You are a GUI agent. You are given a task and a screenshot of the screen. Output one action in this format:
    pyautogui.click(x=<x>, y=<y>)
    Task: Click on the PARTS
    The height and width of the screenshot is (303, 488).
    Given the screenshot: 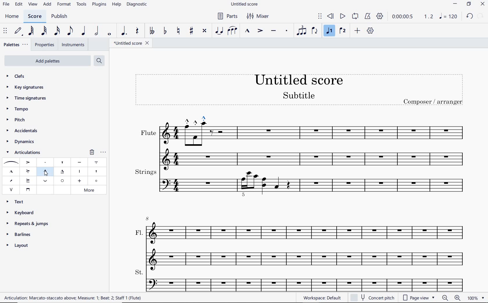 What is the action you would take?
    pyautogui.click(x=227, y=17)
    